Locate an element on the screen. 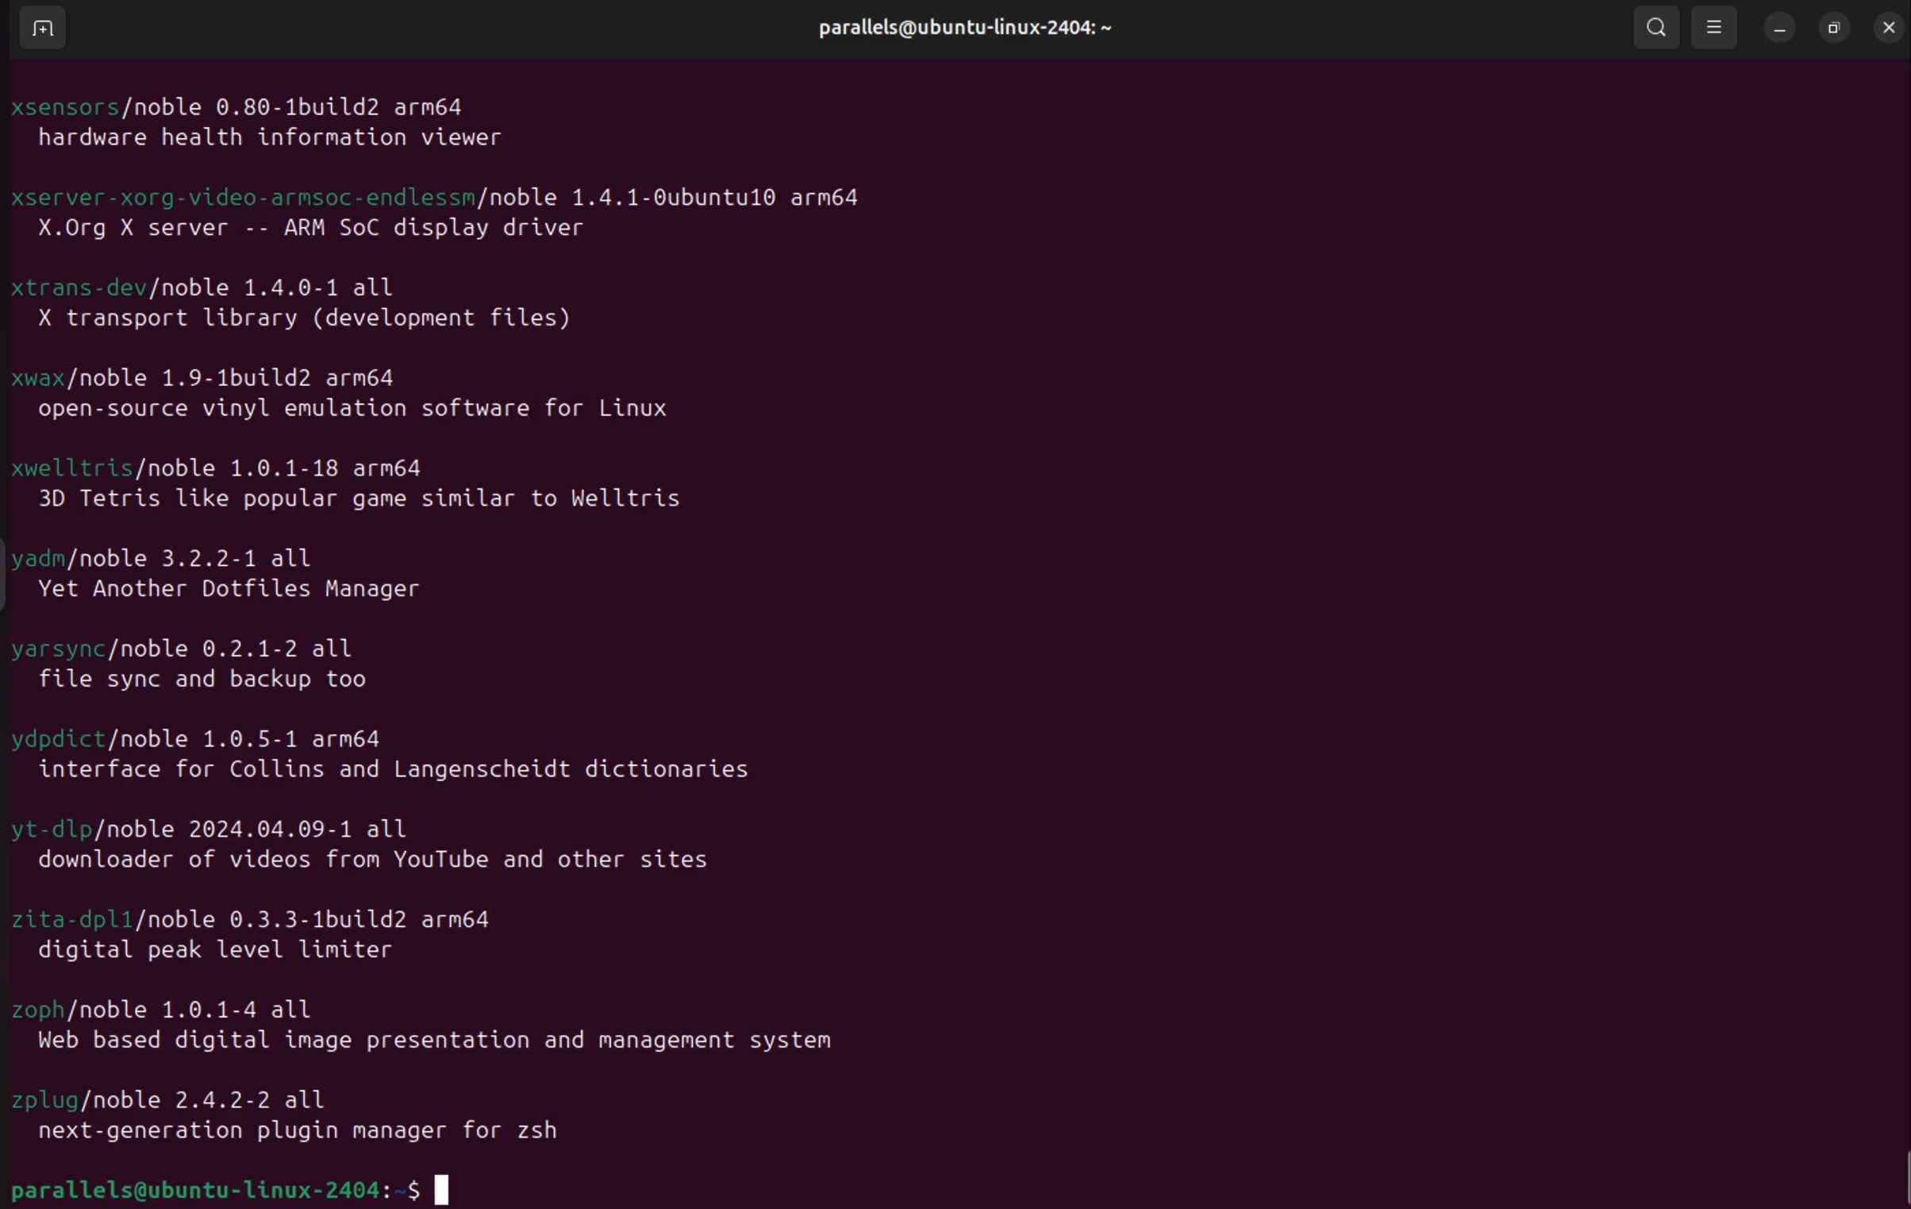  zita-dpll/noble 0.3.3-1build2 armé4
digital peak level limiter is located at coordinates (281, 938).